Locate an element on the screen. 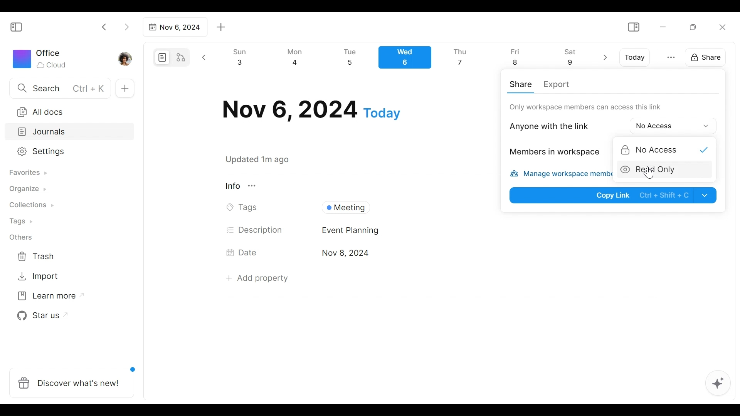 The height and width of the screenshot is (416, 740). Restore is located at coordinates (696, 27).